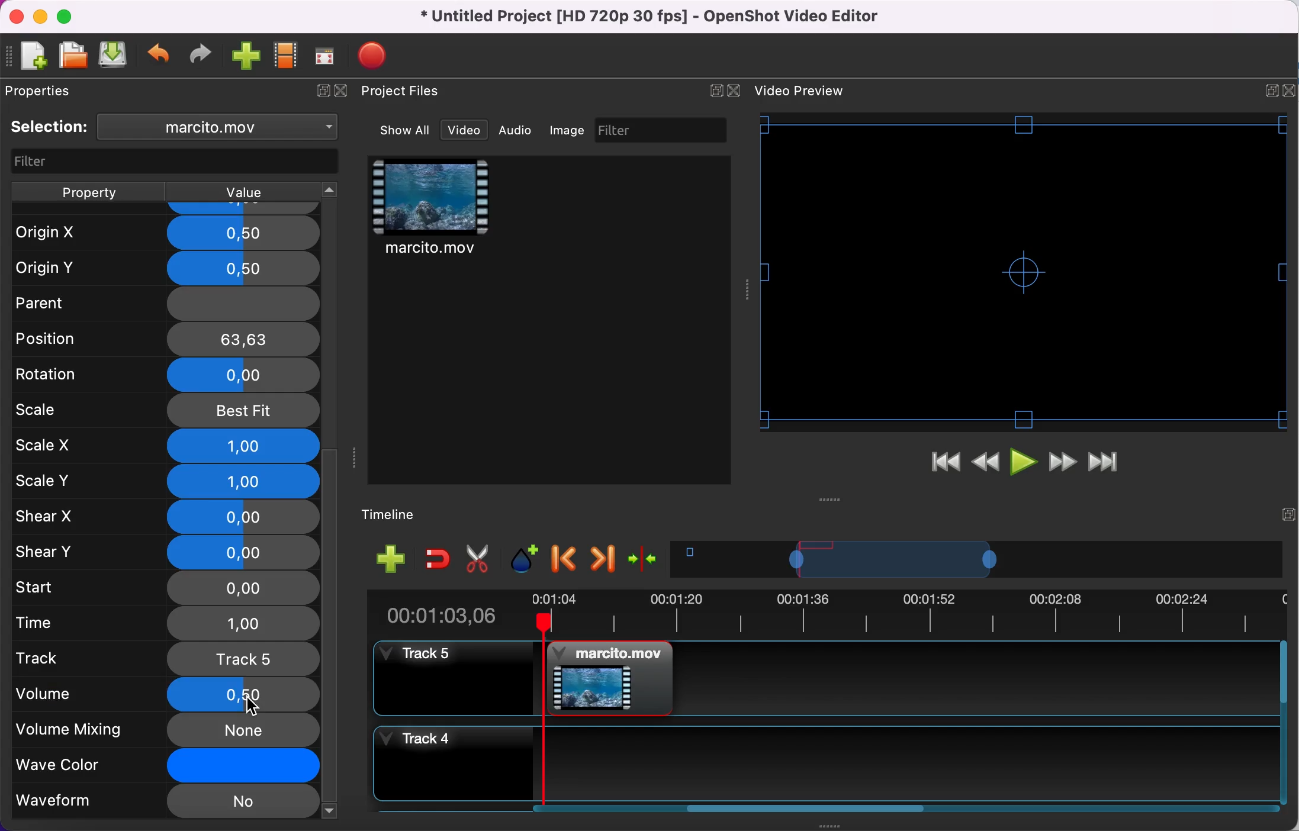 This screenshot has width=1299, height=831. Describe the element at coordinates (165, 803) in the screenshot. I see `wave form no` at that location.